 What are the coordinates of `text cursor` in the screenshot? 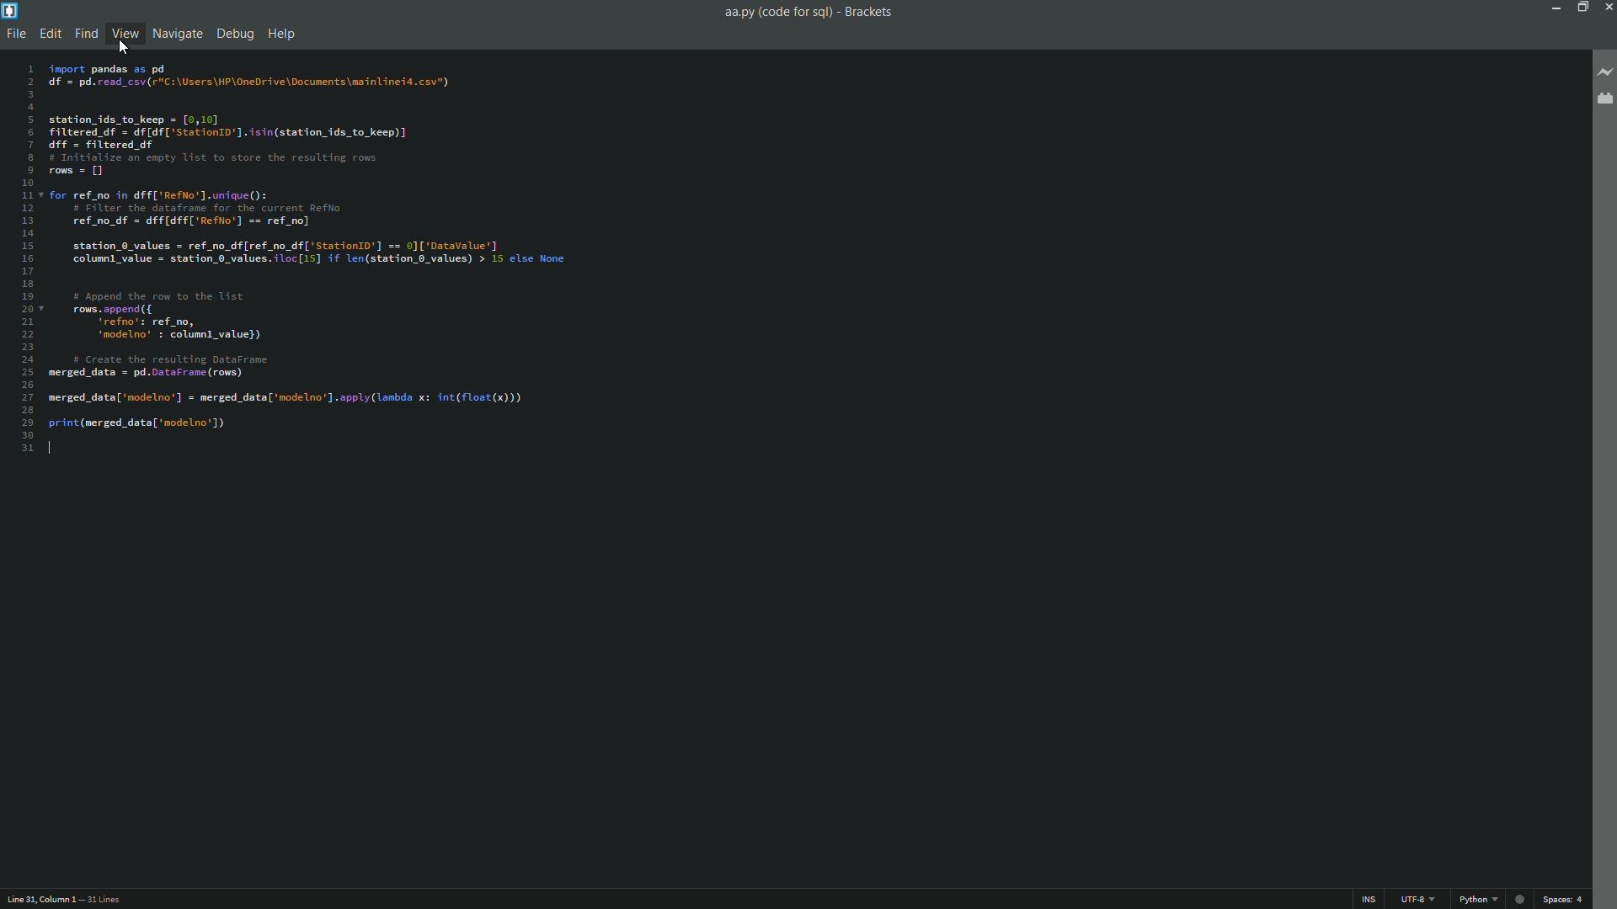 It's located at (52, 449).